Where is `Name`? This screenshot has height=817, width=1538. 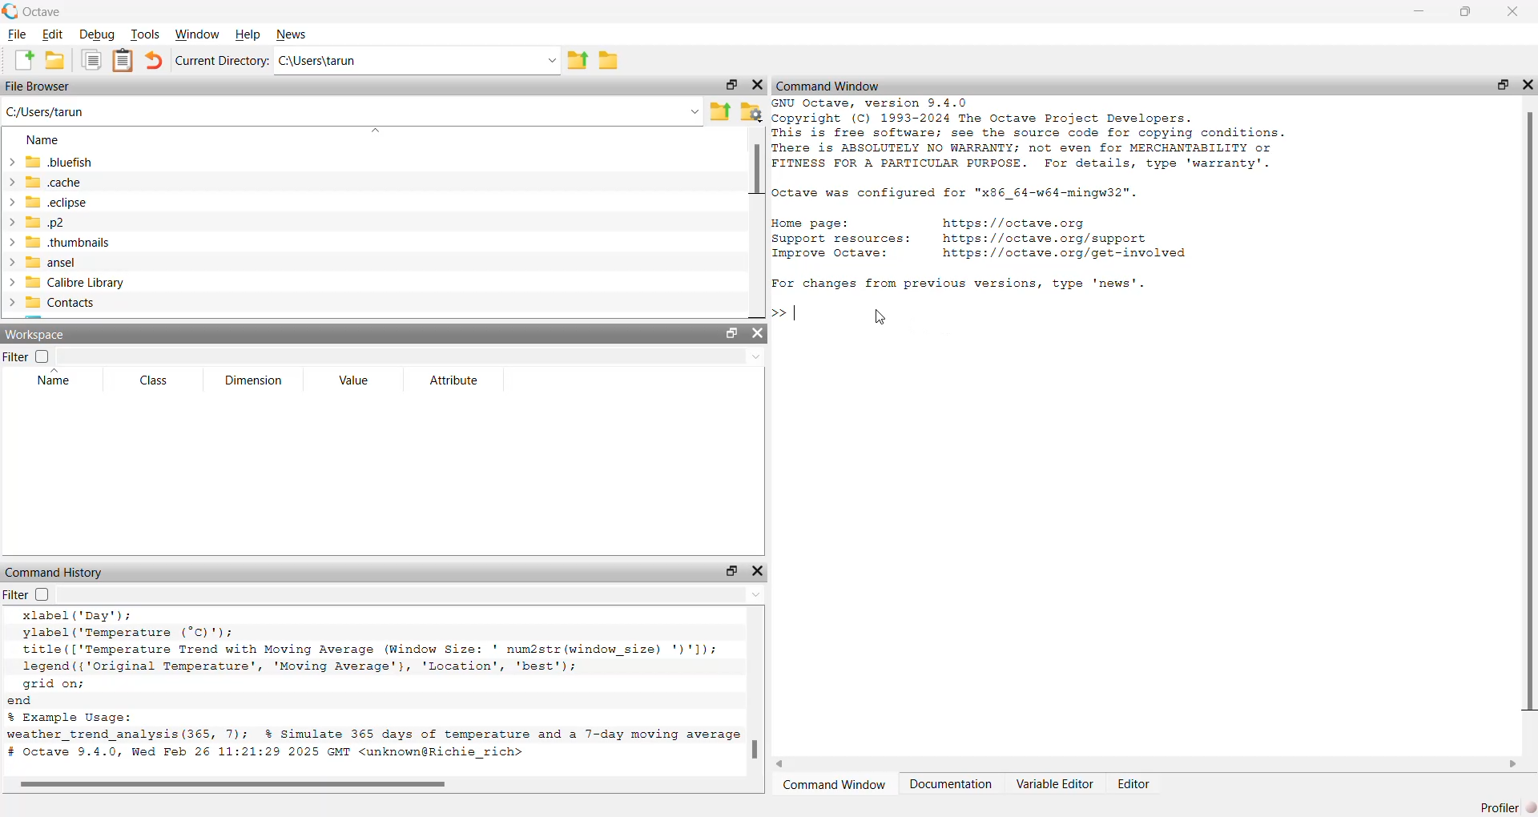
Name is located at coordinates (45, 141).